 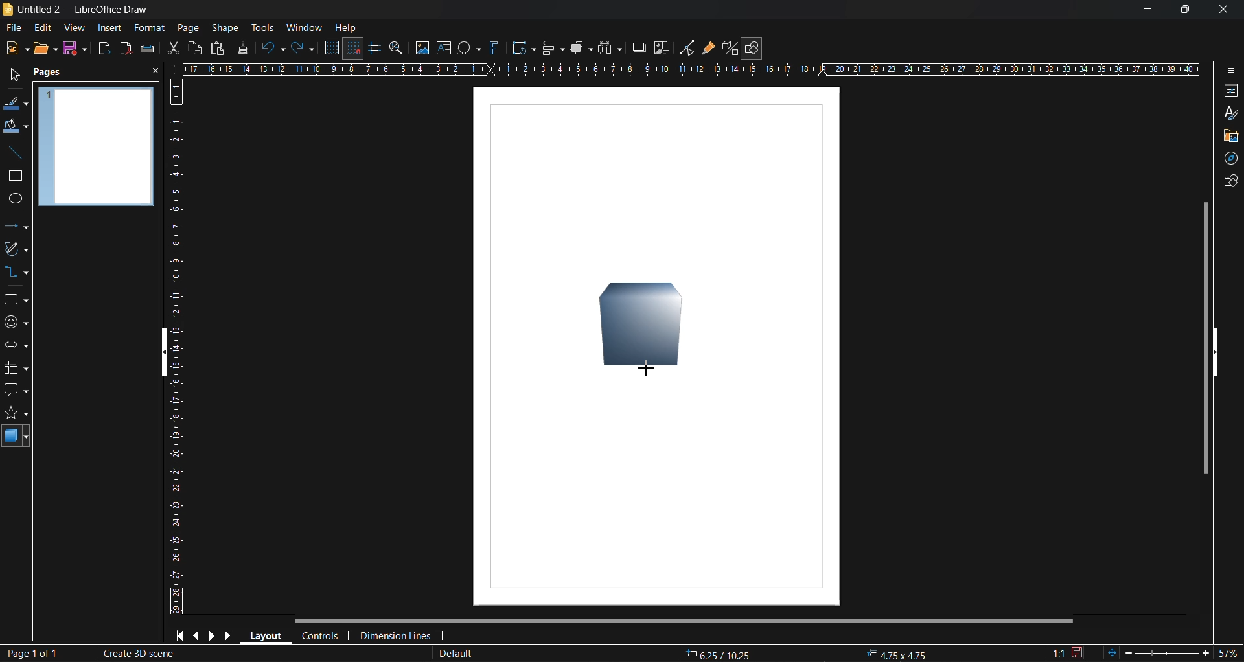 What do you see at coordinates (99, 148) in the screenshot?
I see `page preview` at bounding box center [99, 148].